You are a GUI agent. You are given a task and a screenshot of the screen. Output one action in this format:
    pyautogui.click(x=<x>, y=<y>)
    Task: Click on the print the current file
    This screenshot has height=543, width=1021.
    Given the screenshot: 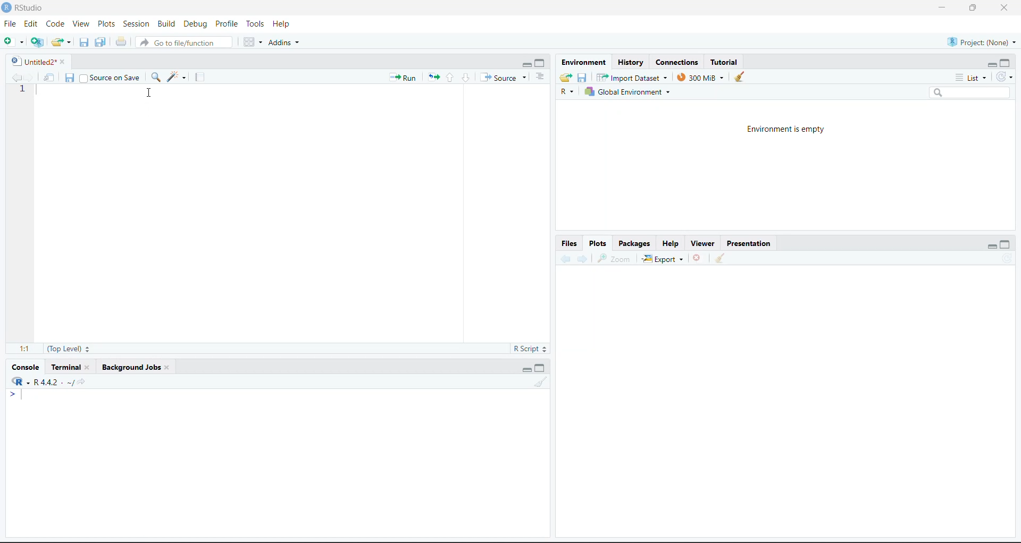 What is the action you would take?
    pyautogui.click(x=119, y=42)
    